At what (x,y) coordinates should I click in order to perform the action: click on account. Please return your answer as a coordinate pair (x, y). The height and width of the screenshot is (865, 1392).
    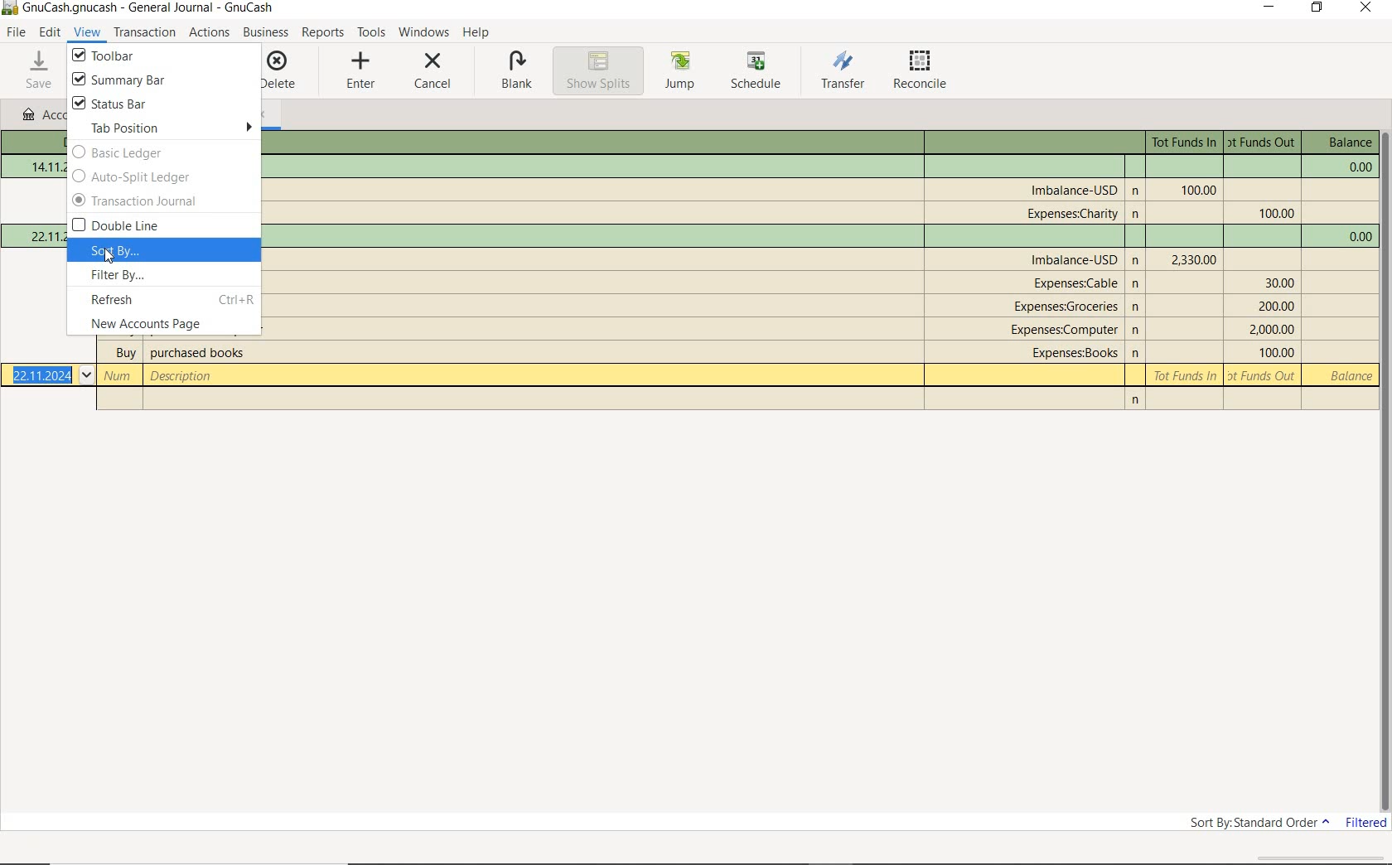
    Looking at the image, I should click on (1066, 330).